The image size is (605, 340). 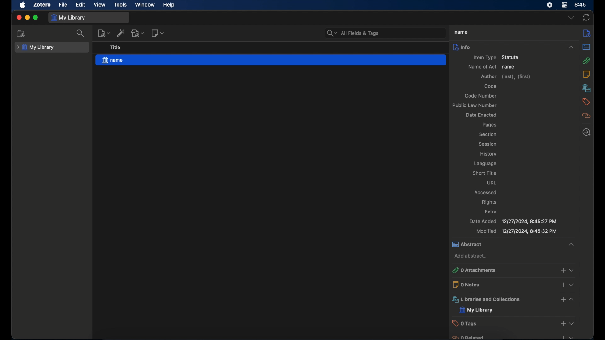 What do you see at coordinates (572, 300) in the screenshot?
I see `dropdown` at bounding box center [572, 300].